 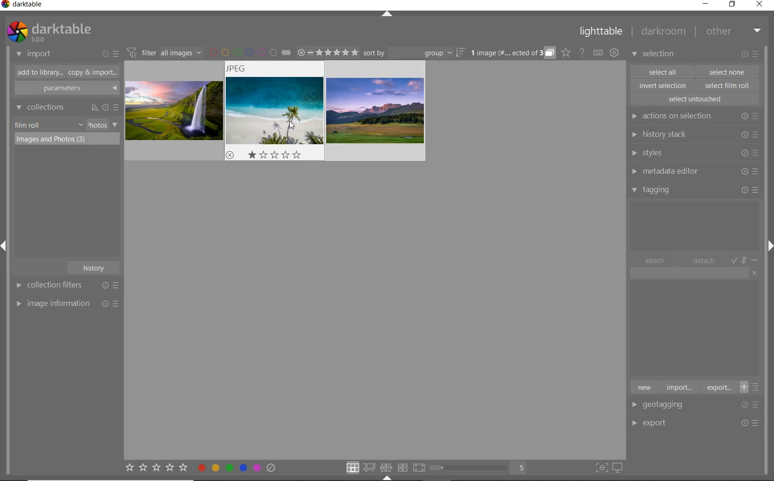 I want to click on select all, so click(x=663, y=71).